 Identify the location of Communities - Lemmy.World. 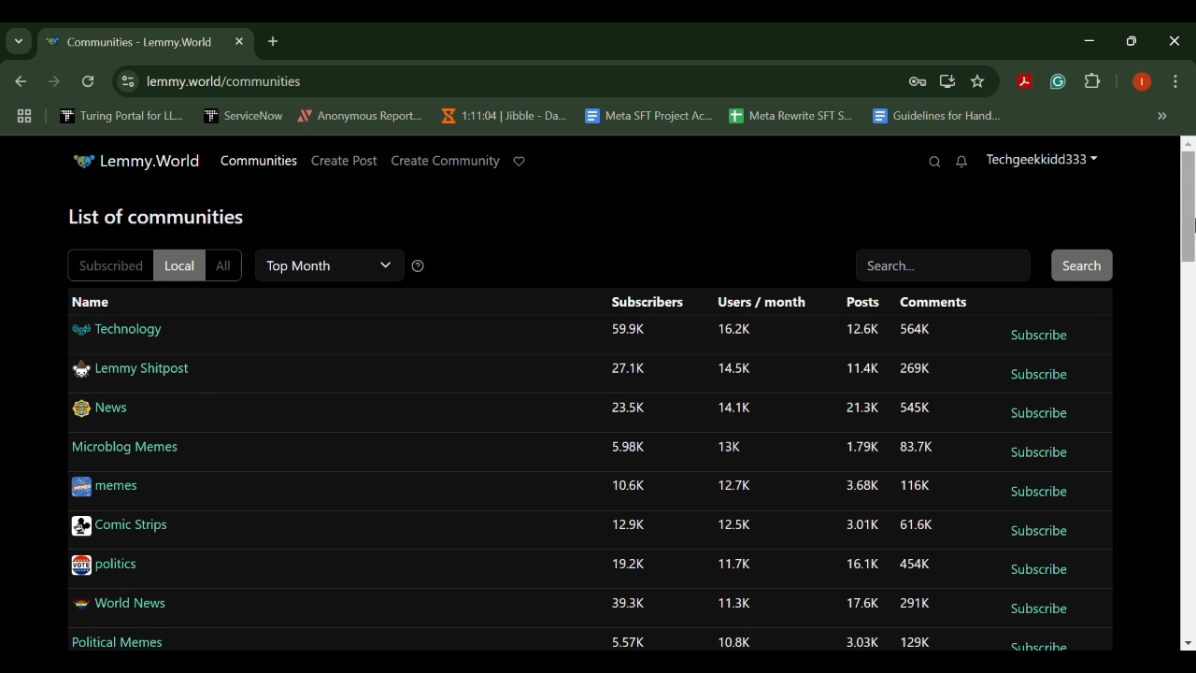
(129, 43).